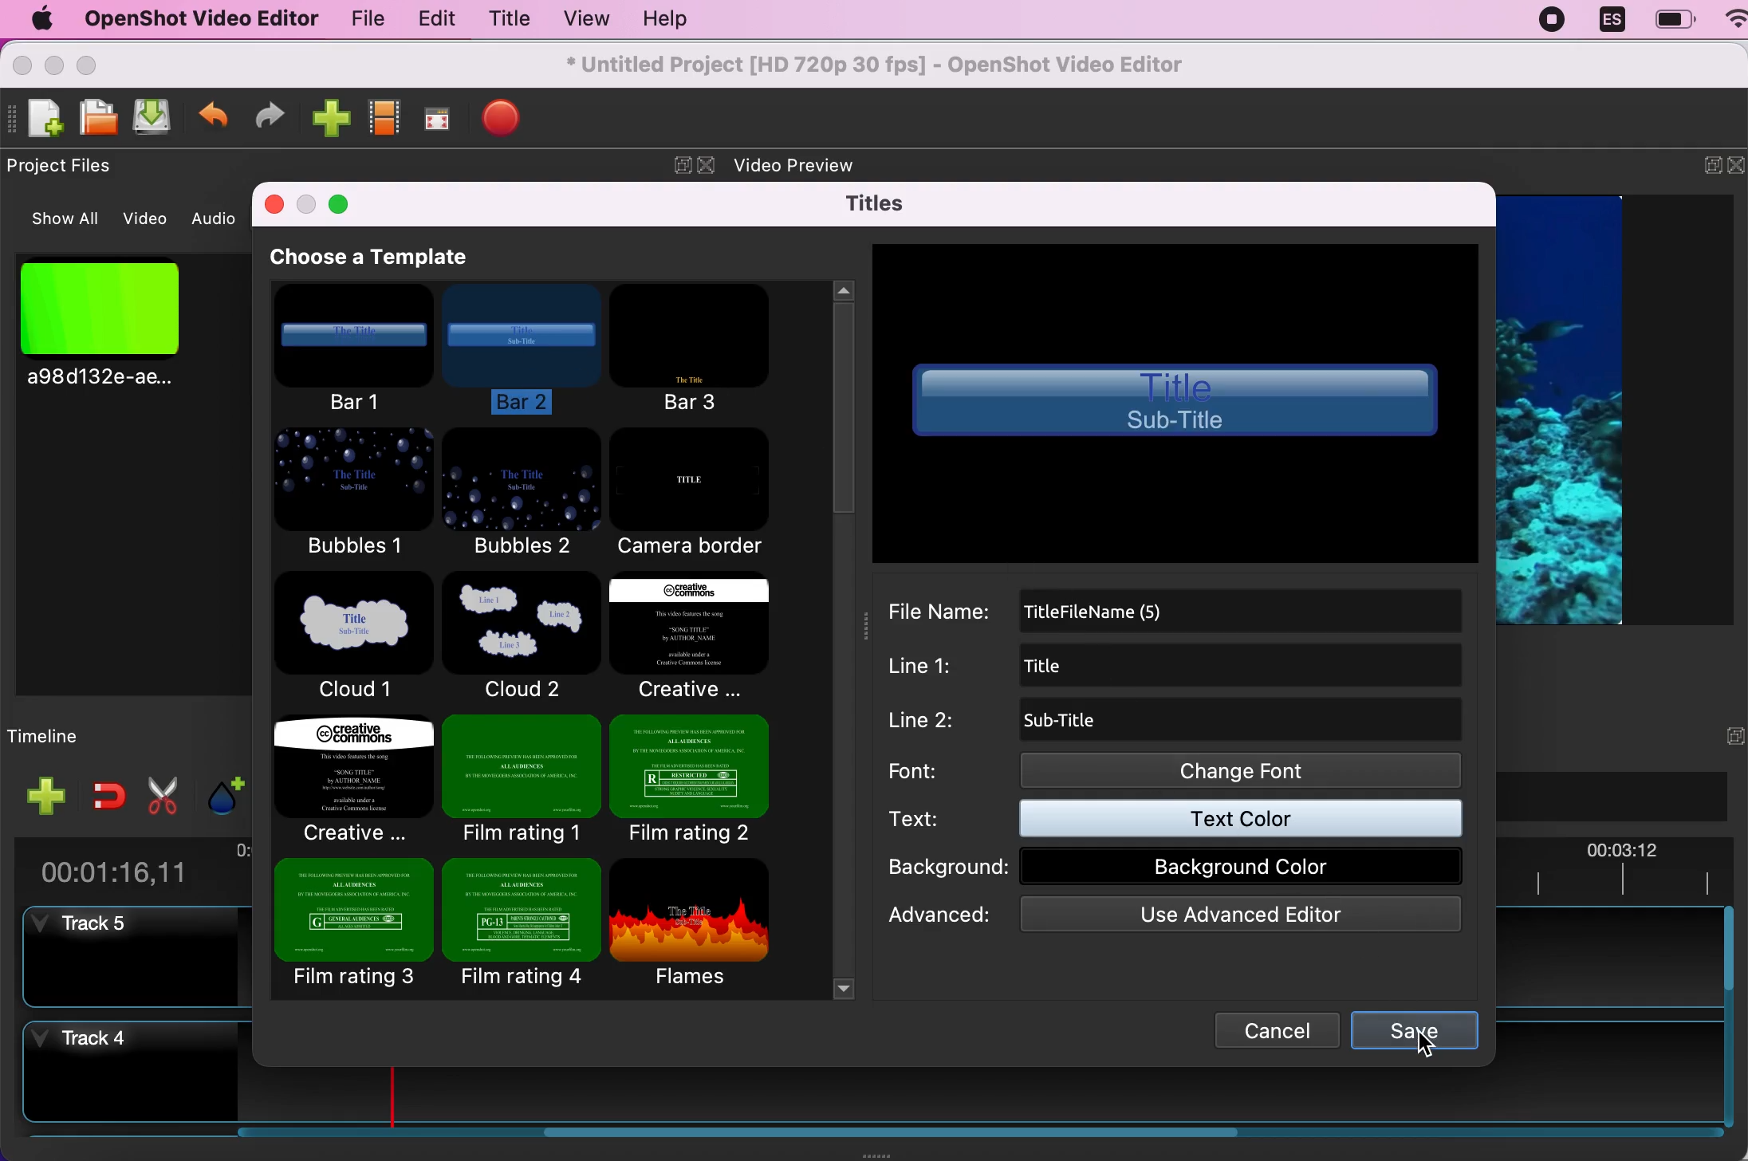  What do you see at coordinates (1176, 607) in the screenshot?
I see `file name` at bounding box center [1176, 607].